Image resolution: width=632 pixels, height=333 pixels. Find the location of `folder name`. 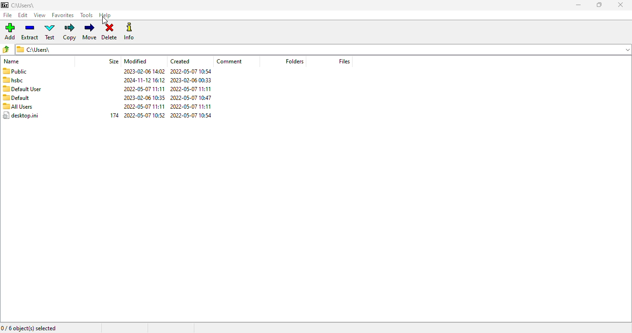

folder name is located at coordinates (24, 5).